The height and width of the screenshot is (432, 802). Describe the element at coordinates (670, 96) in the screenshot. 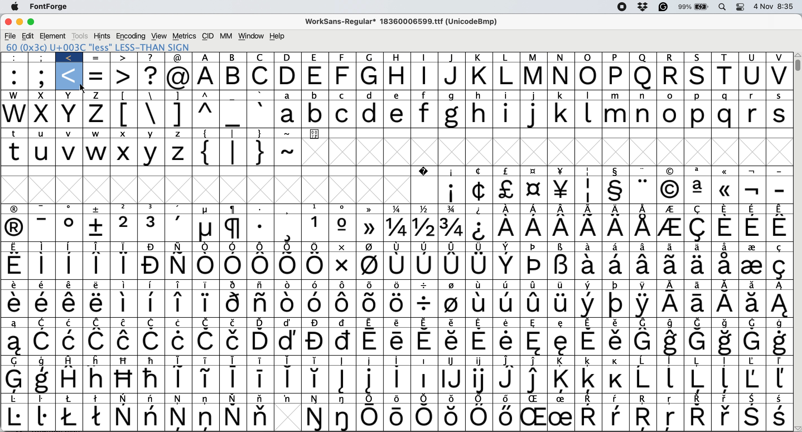

I see `o` at that location.